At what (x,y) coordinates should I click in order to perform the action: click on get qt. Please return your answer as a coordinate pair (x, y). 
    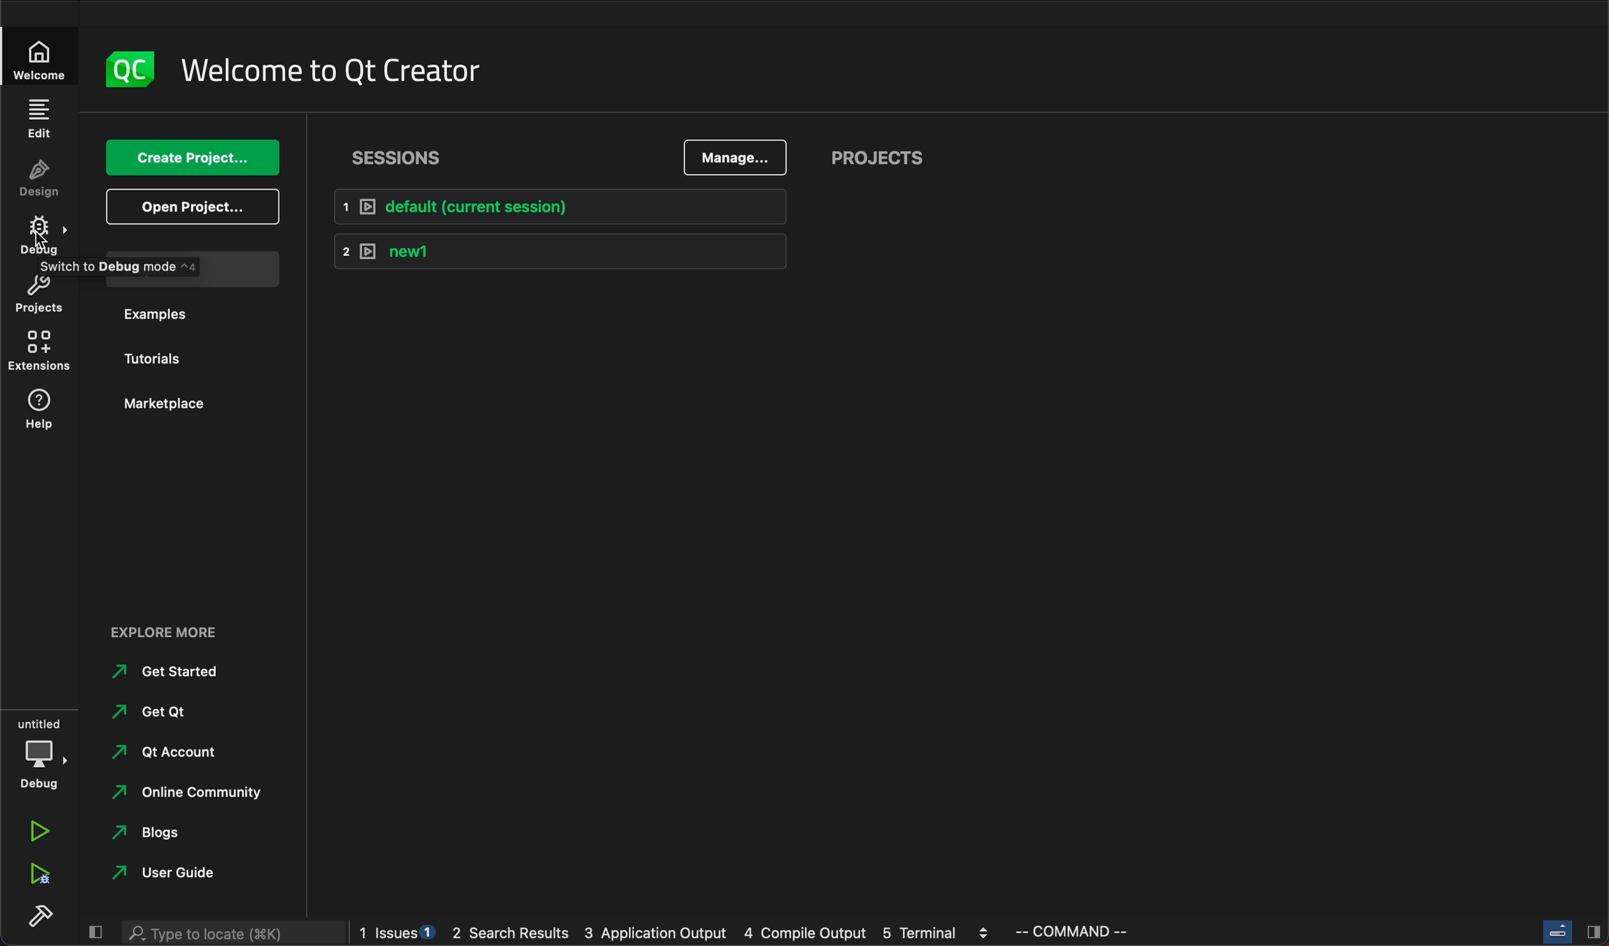
    Looking at the image, I should click on (166, 713).